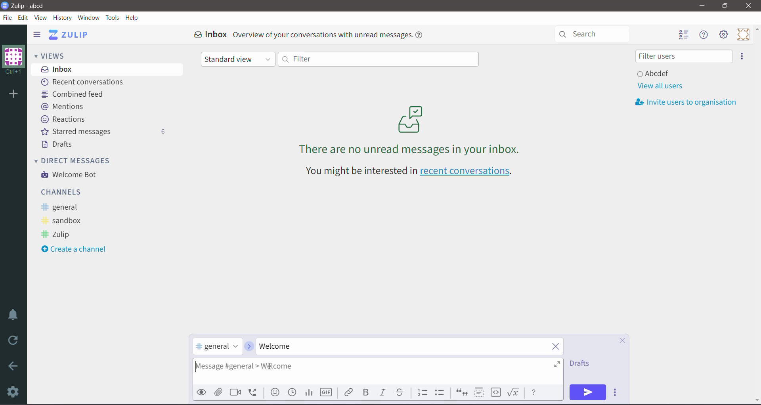  I want to click on Inbox, so click(107, 69).